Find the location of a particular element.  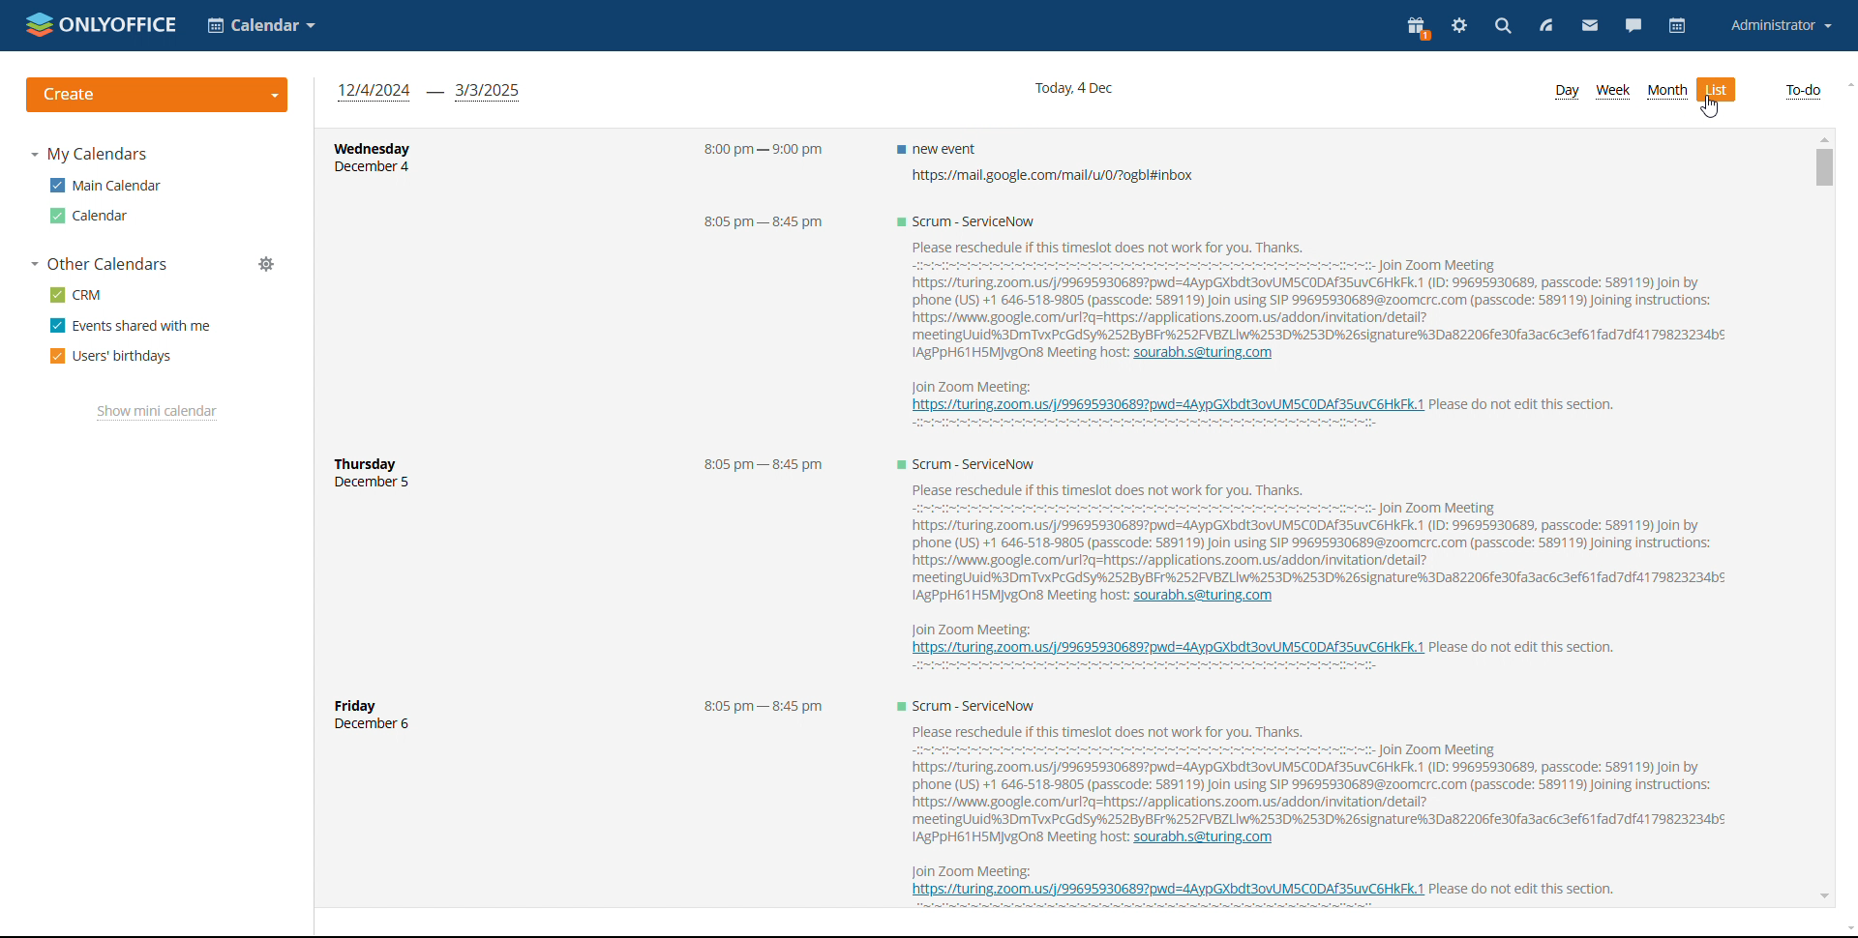

calendar is located at coordinates (1677, 26).